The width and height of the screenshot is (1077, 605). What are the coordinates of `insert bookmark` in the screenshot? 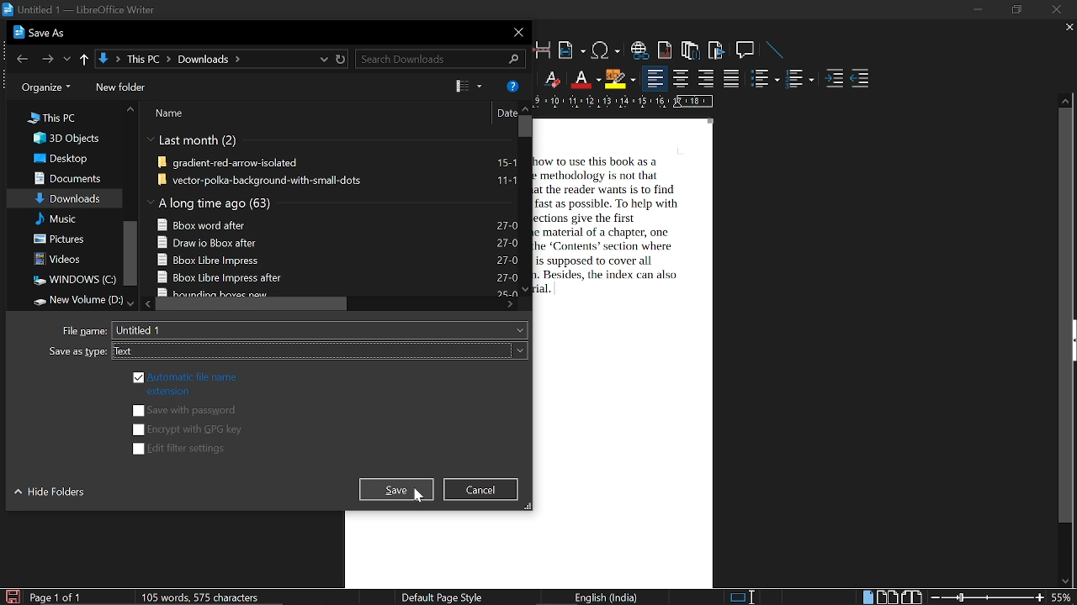 It's located at (718, 50).